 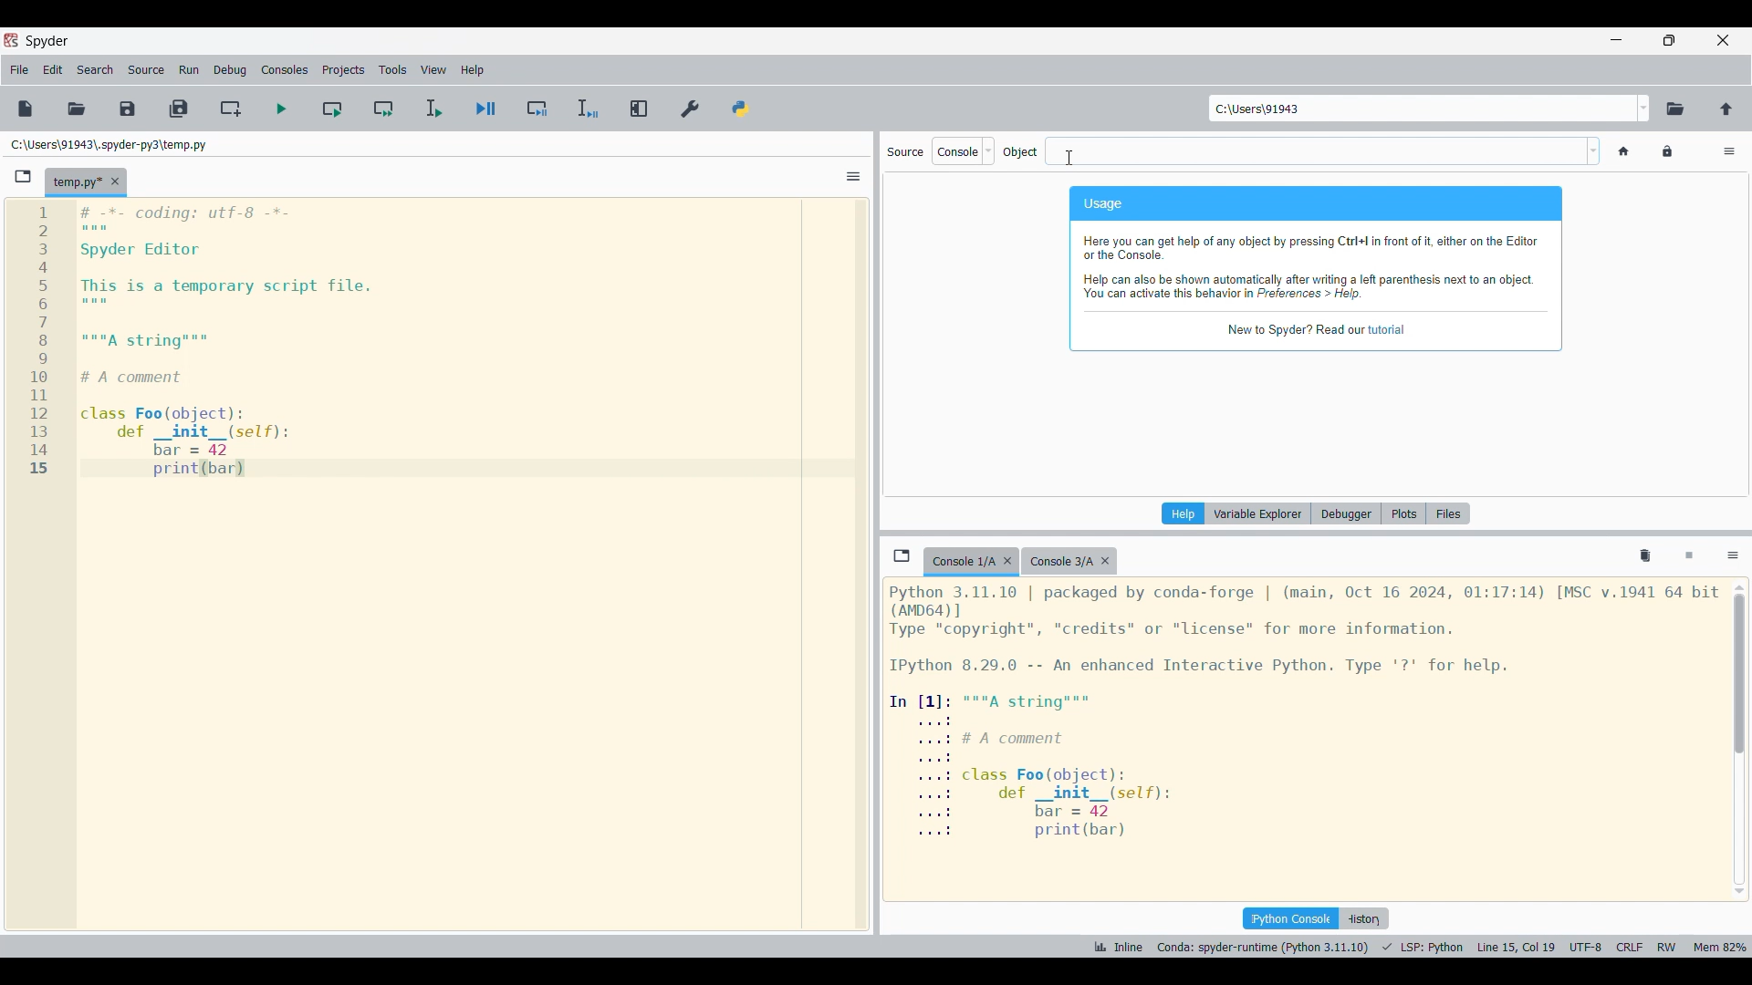 I want to click on LSP python, so click(x=1425, y=945).